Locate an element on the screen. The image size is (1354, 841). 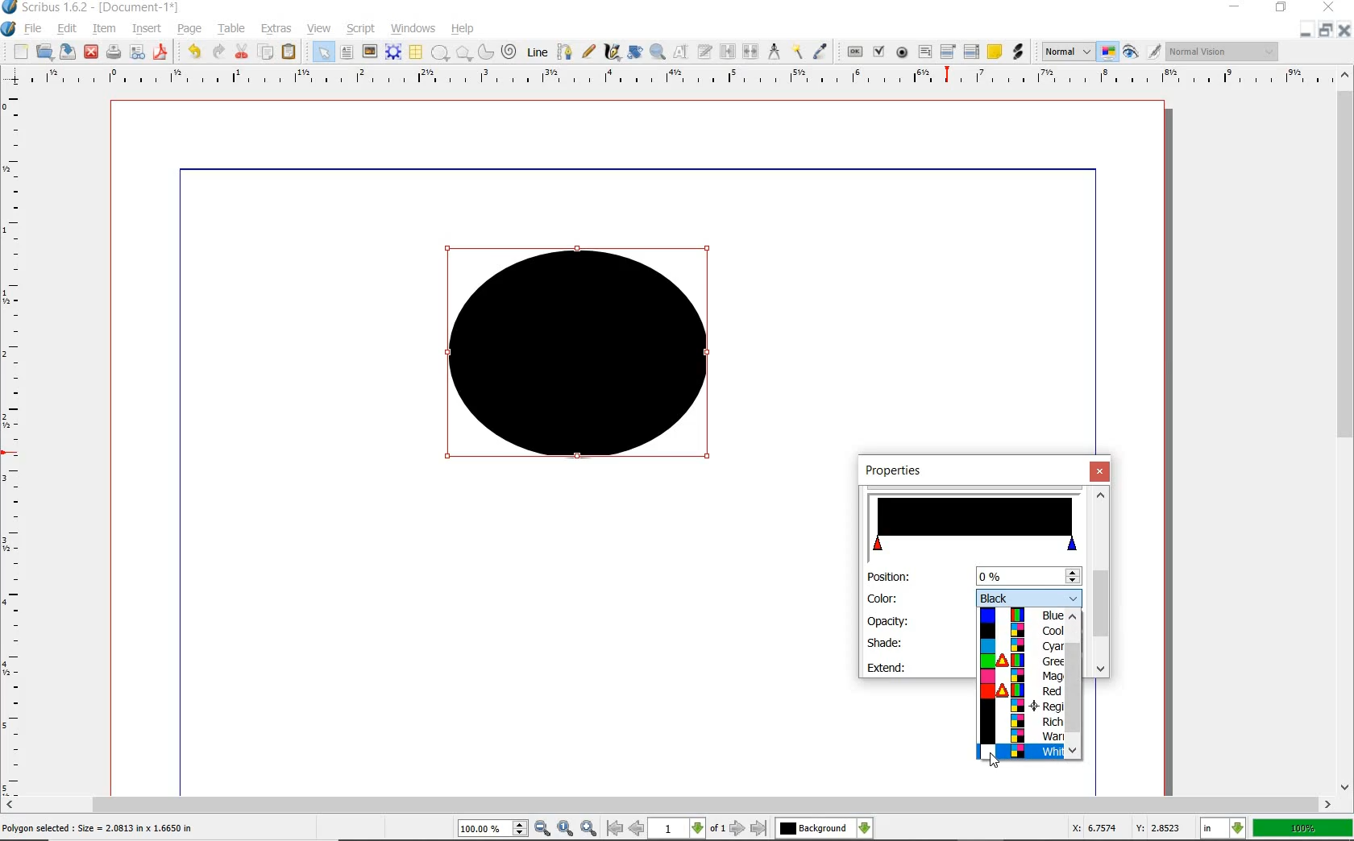
NEW is located at coordinates (20, 52).